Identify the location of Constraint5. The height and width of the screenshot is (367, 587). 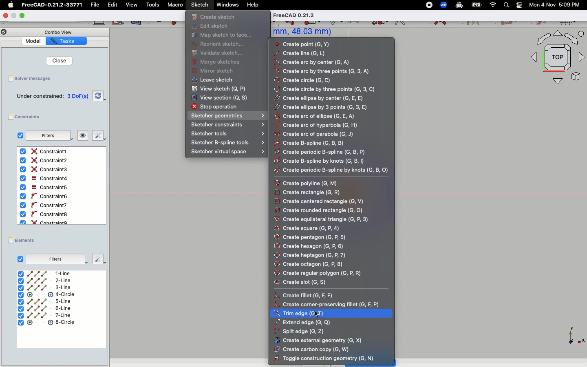
(44, 188).